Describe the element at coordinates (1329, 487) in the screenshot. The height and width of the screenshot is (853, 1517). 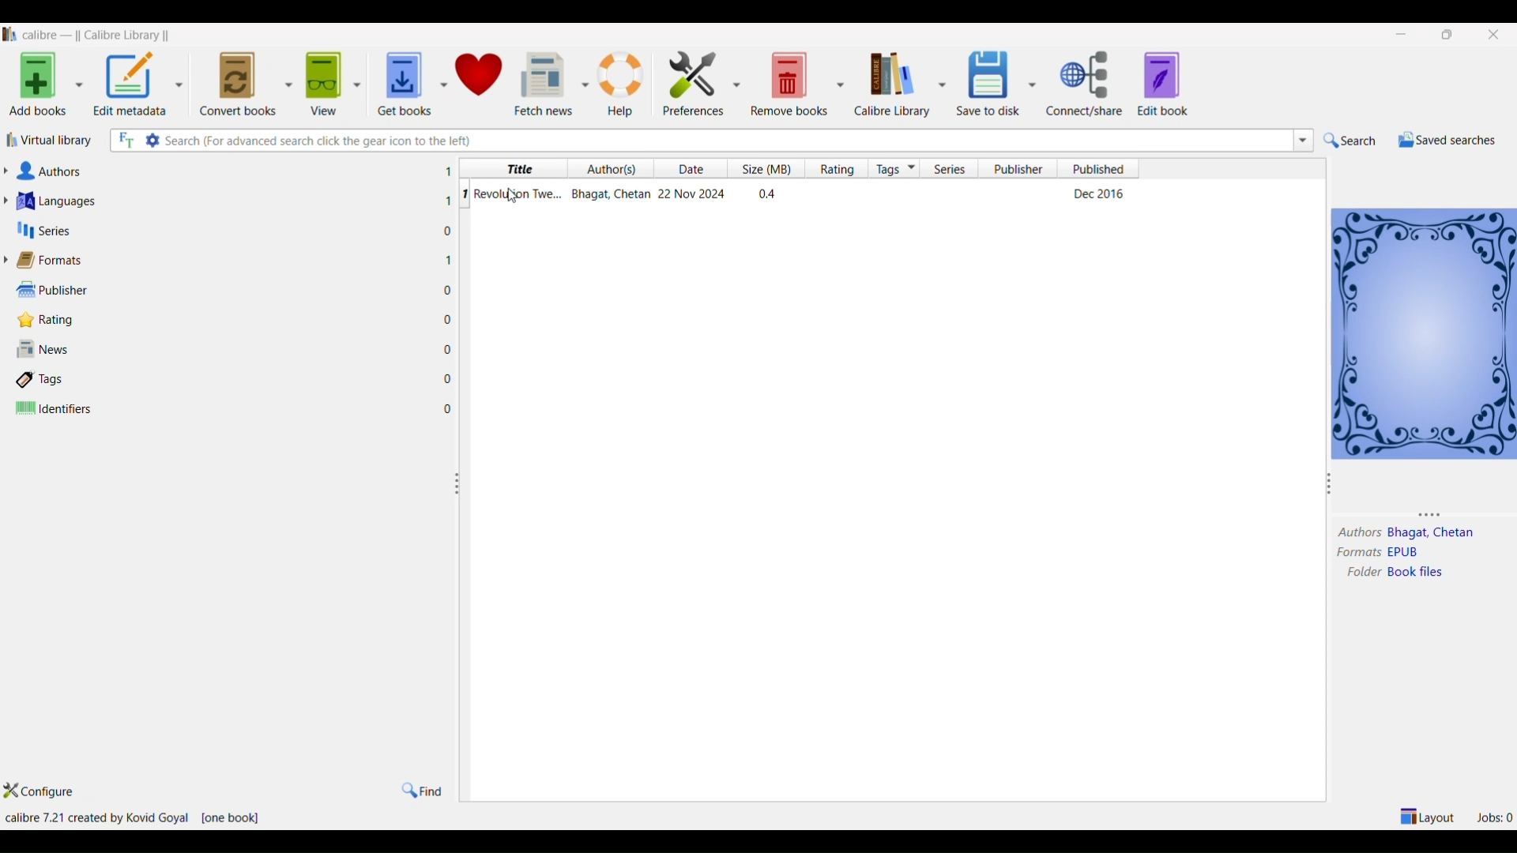
I see `resize` at that location.